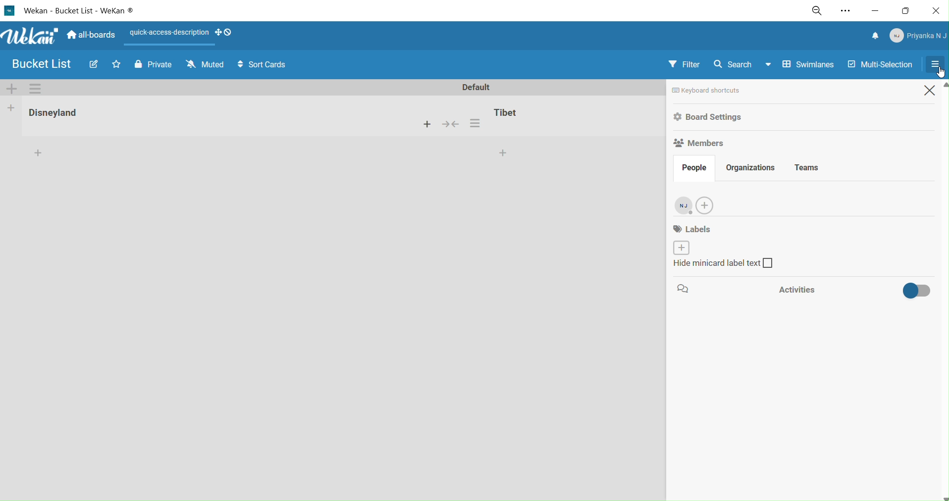  I want to click on keyboard shortcuts, so click(716, 92).